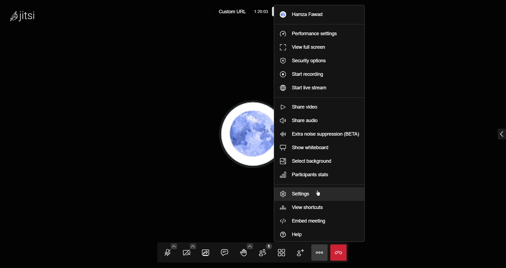  Describe the element at coordinates (498, 135) in the screenshot. I see `menu` at that location.